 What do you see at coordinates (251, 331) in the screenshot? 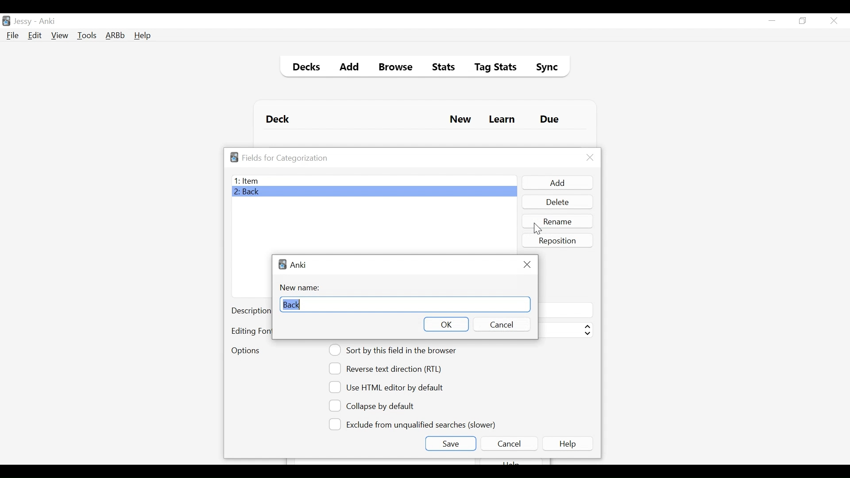
I see `Editing Font` at bounding box center [251, 331].